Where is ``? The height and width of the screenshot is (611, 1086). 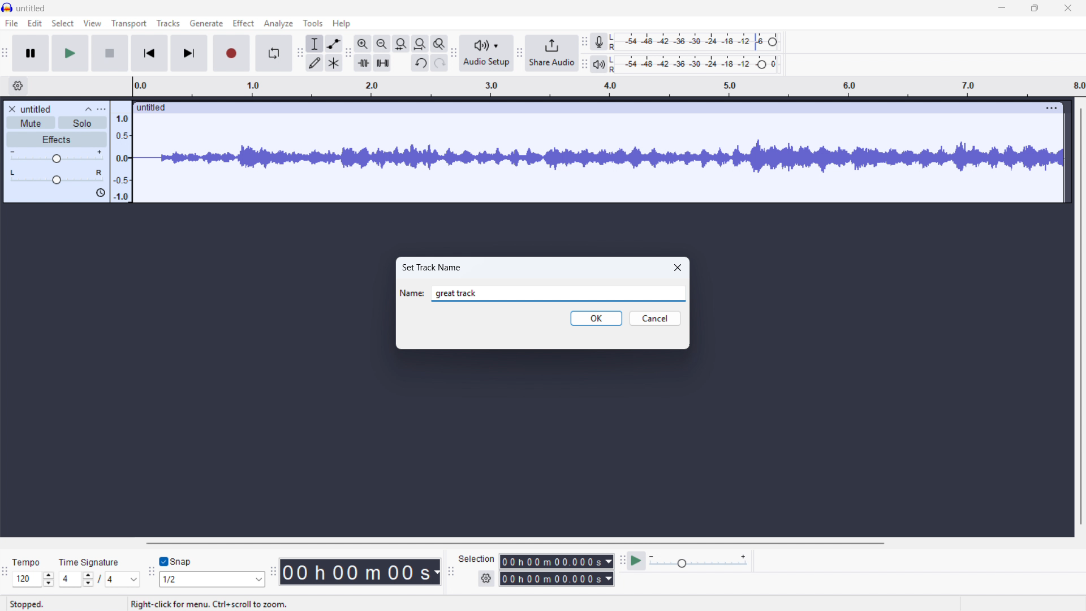
 is located at coordinates (699, 561).